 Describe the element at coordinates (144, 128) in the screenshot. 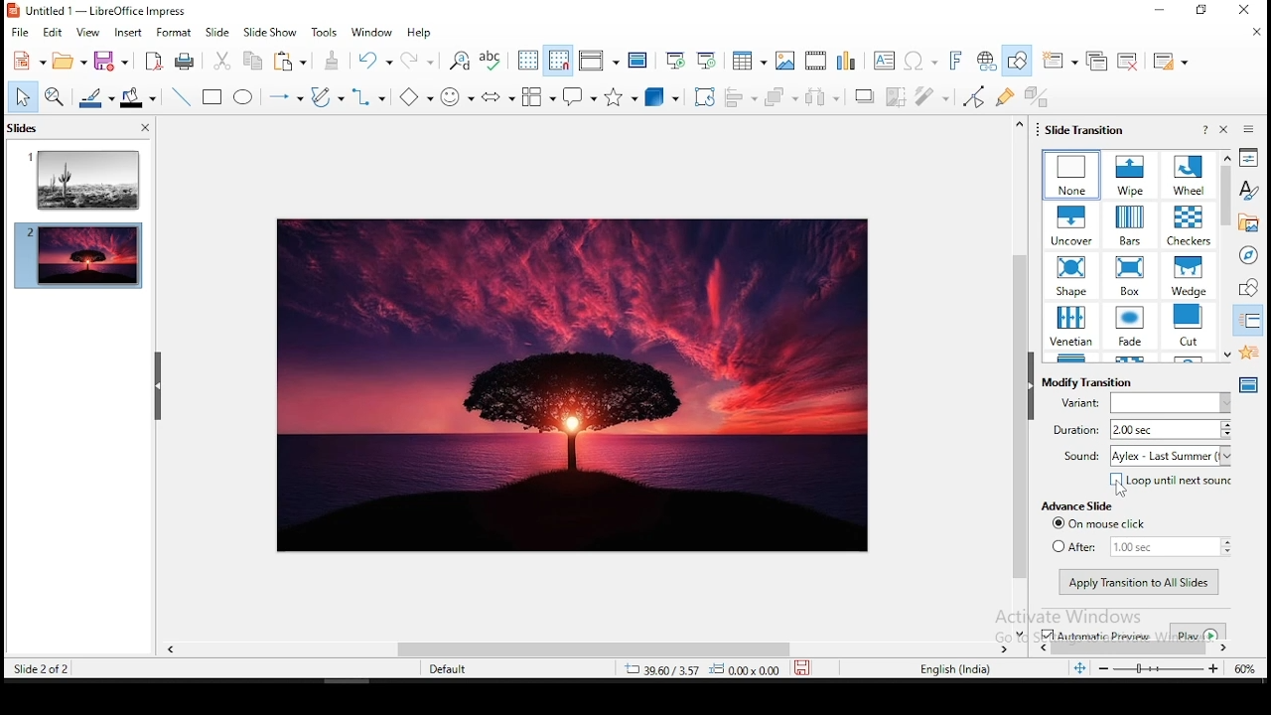

I see `close` at that location.